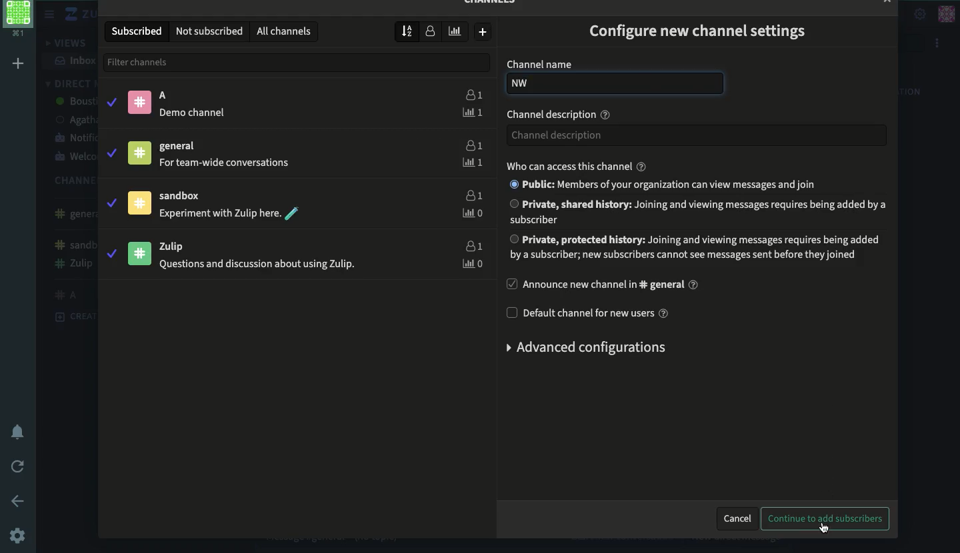 Image resolution: width=960 pixels, height=553 pixels. What do you see at coordinates (260, 265) in the screenshot?
I see `Questions and discussion about using Zulip.` at bounding box center [260, 265].